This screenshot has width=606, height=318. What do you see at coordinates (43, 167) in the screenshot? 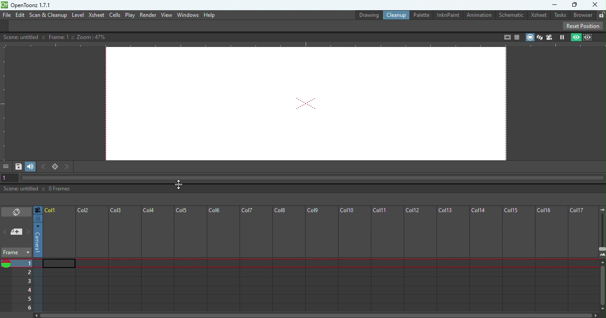
I see `Previous key` at bounding box center [43, 167].